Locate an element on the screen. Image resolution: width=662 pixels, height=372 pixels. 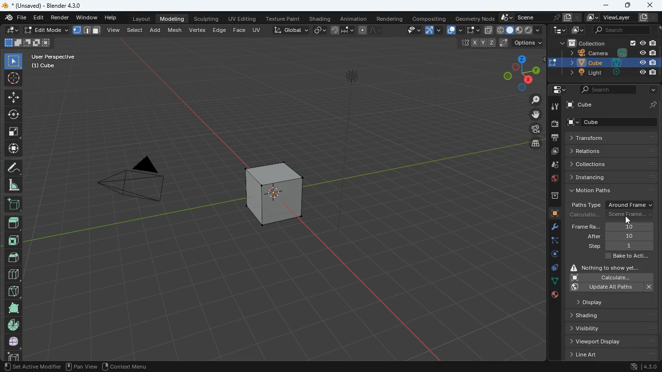
front is located at coordinates (15, 238).